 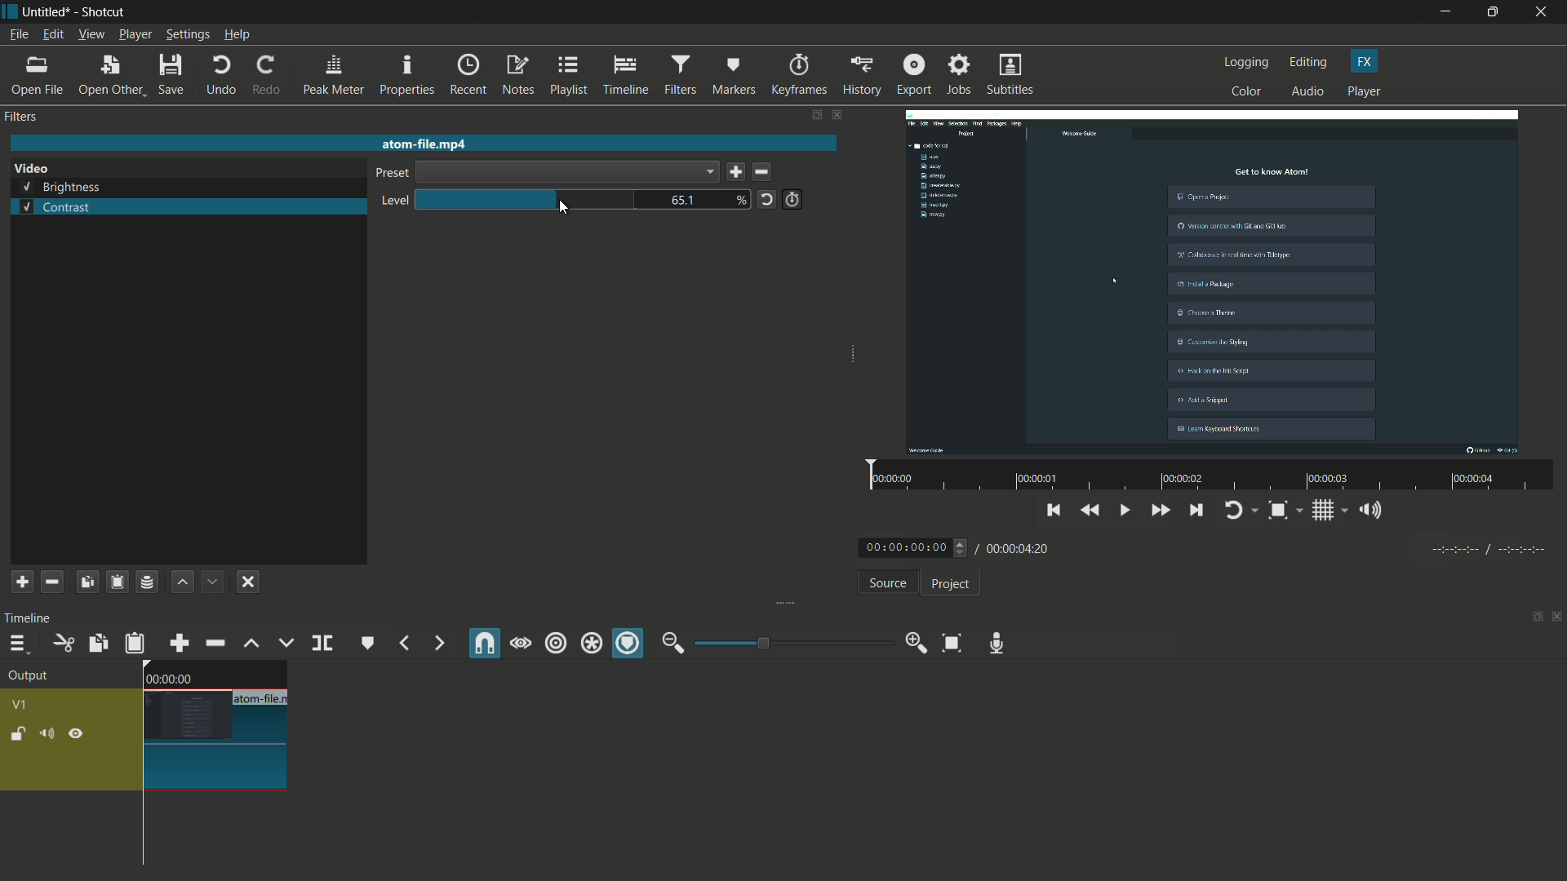 I want to click on logging, so click(x=1247, y=62).